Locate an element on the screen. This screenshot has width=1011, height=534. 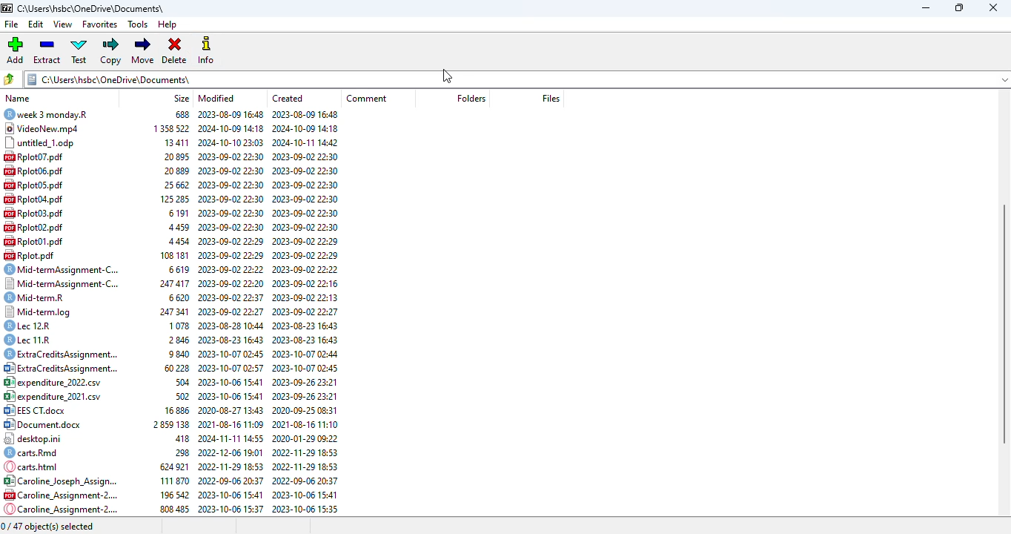
browse files is located at coordinates (10, 79).